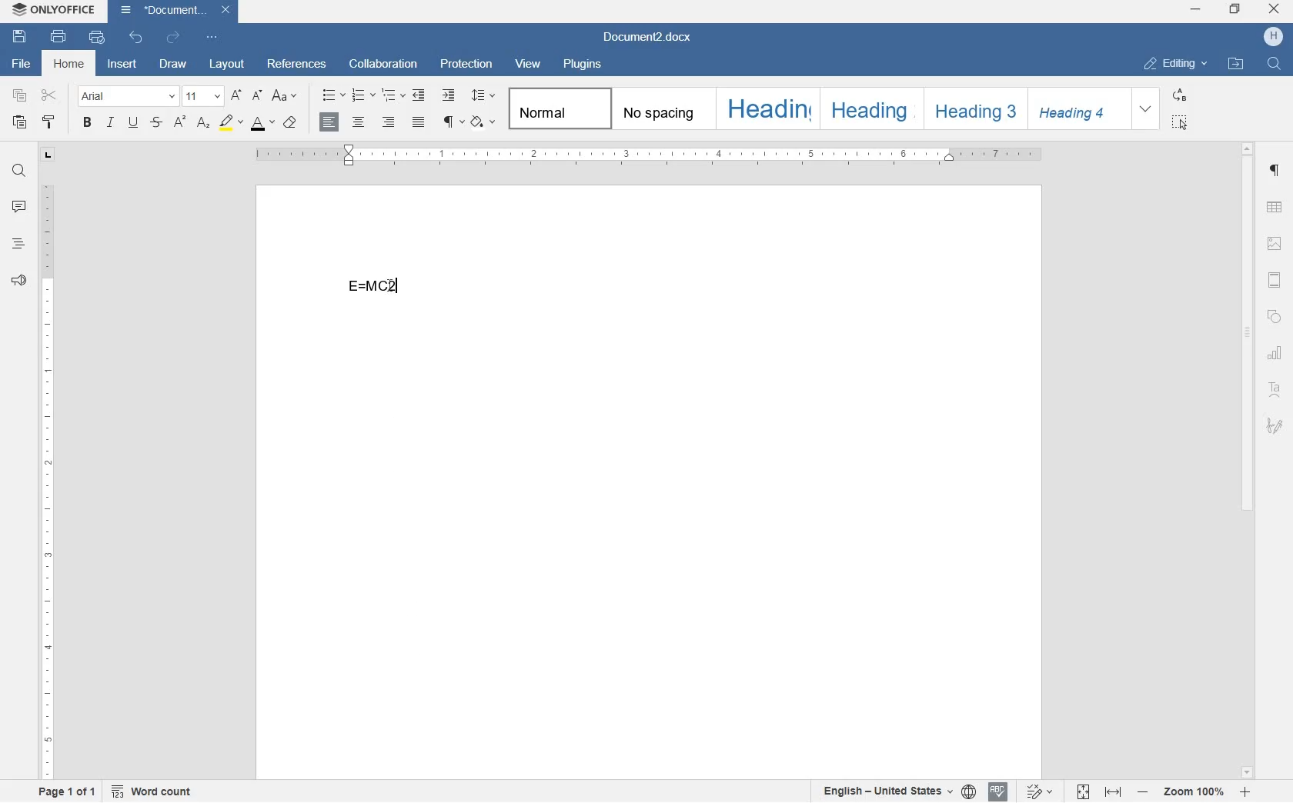  I want to click on subscript, so click(202, 123).